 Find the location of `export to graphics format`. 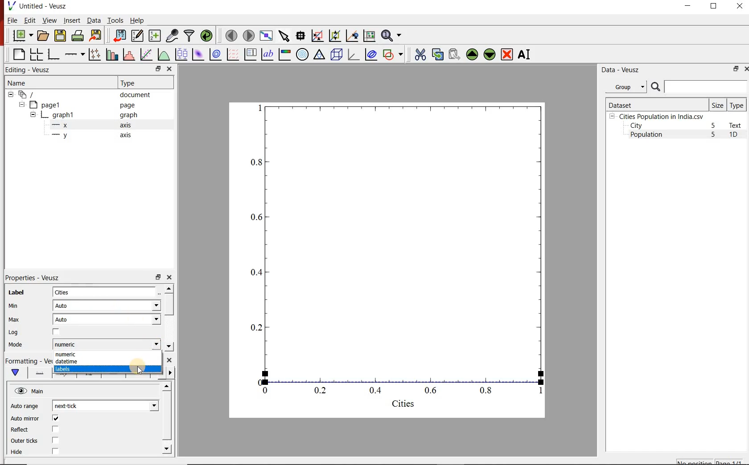

export to graphics format is located at coordinates (96, 36).